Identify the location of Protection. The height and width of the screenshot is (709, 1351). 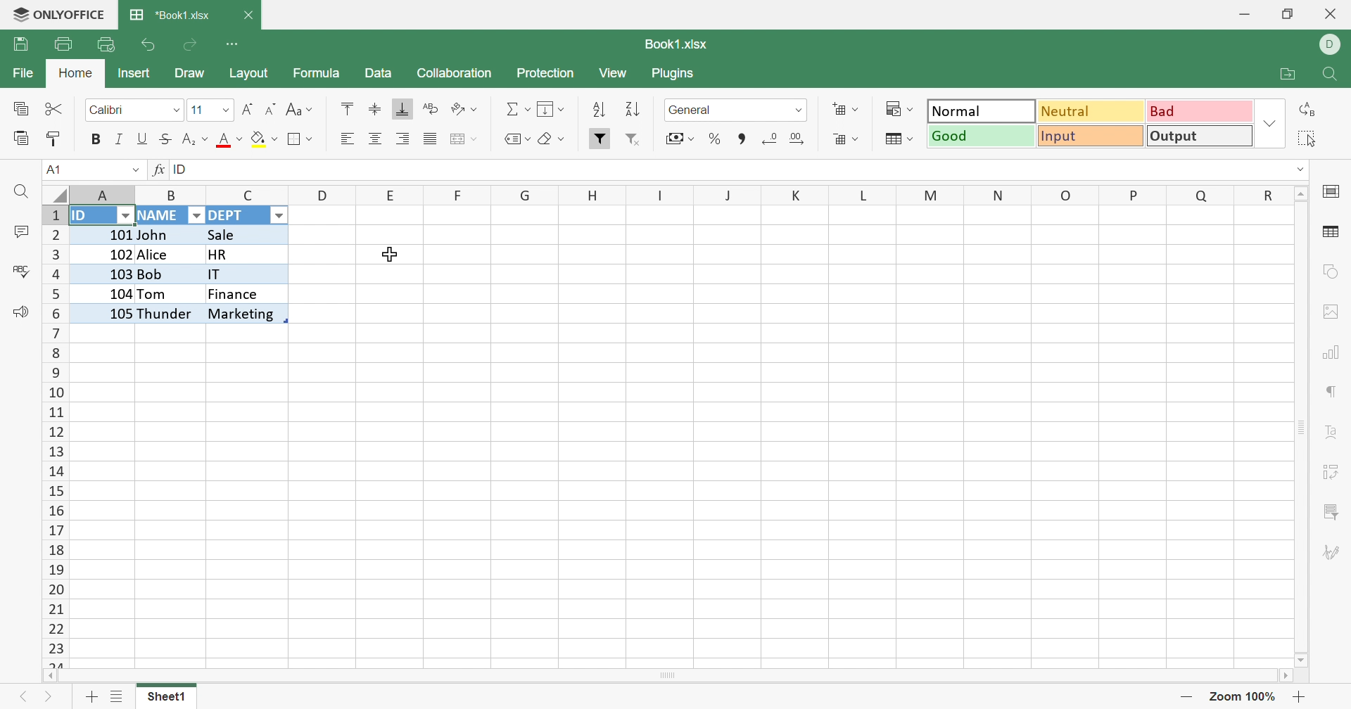
(547, 70).